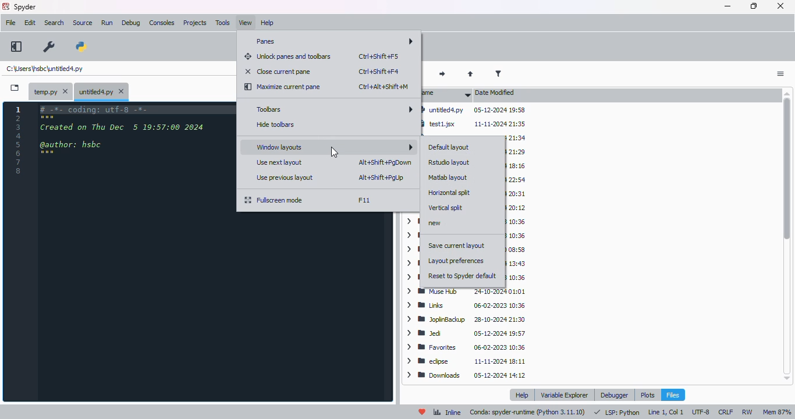 The width and height of the screenshot is (795, 419). What do you see at coordinates (101, 92) in the screenshot?
I see `untitled4.py` at bounding box center [101, 92].